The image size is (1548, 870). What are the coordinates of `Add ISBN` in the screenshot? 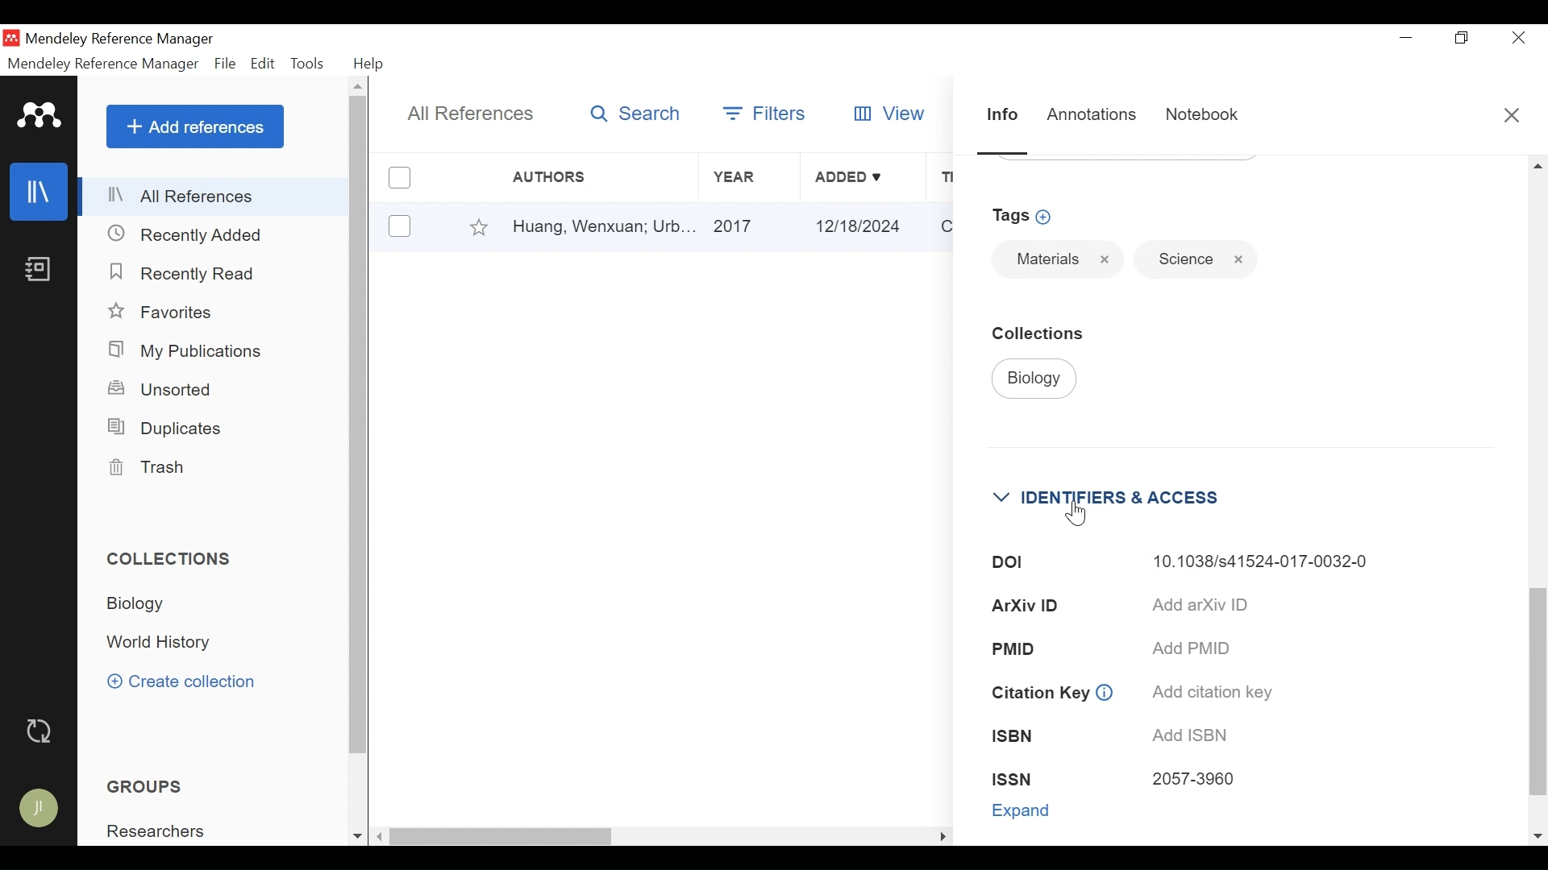 It's located at (1194, 736).